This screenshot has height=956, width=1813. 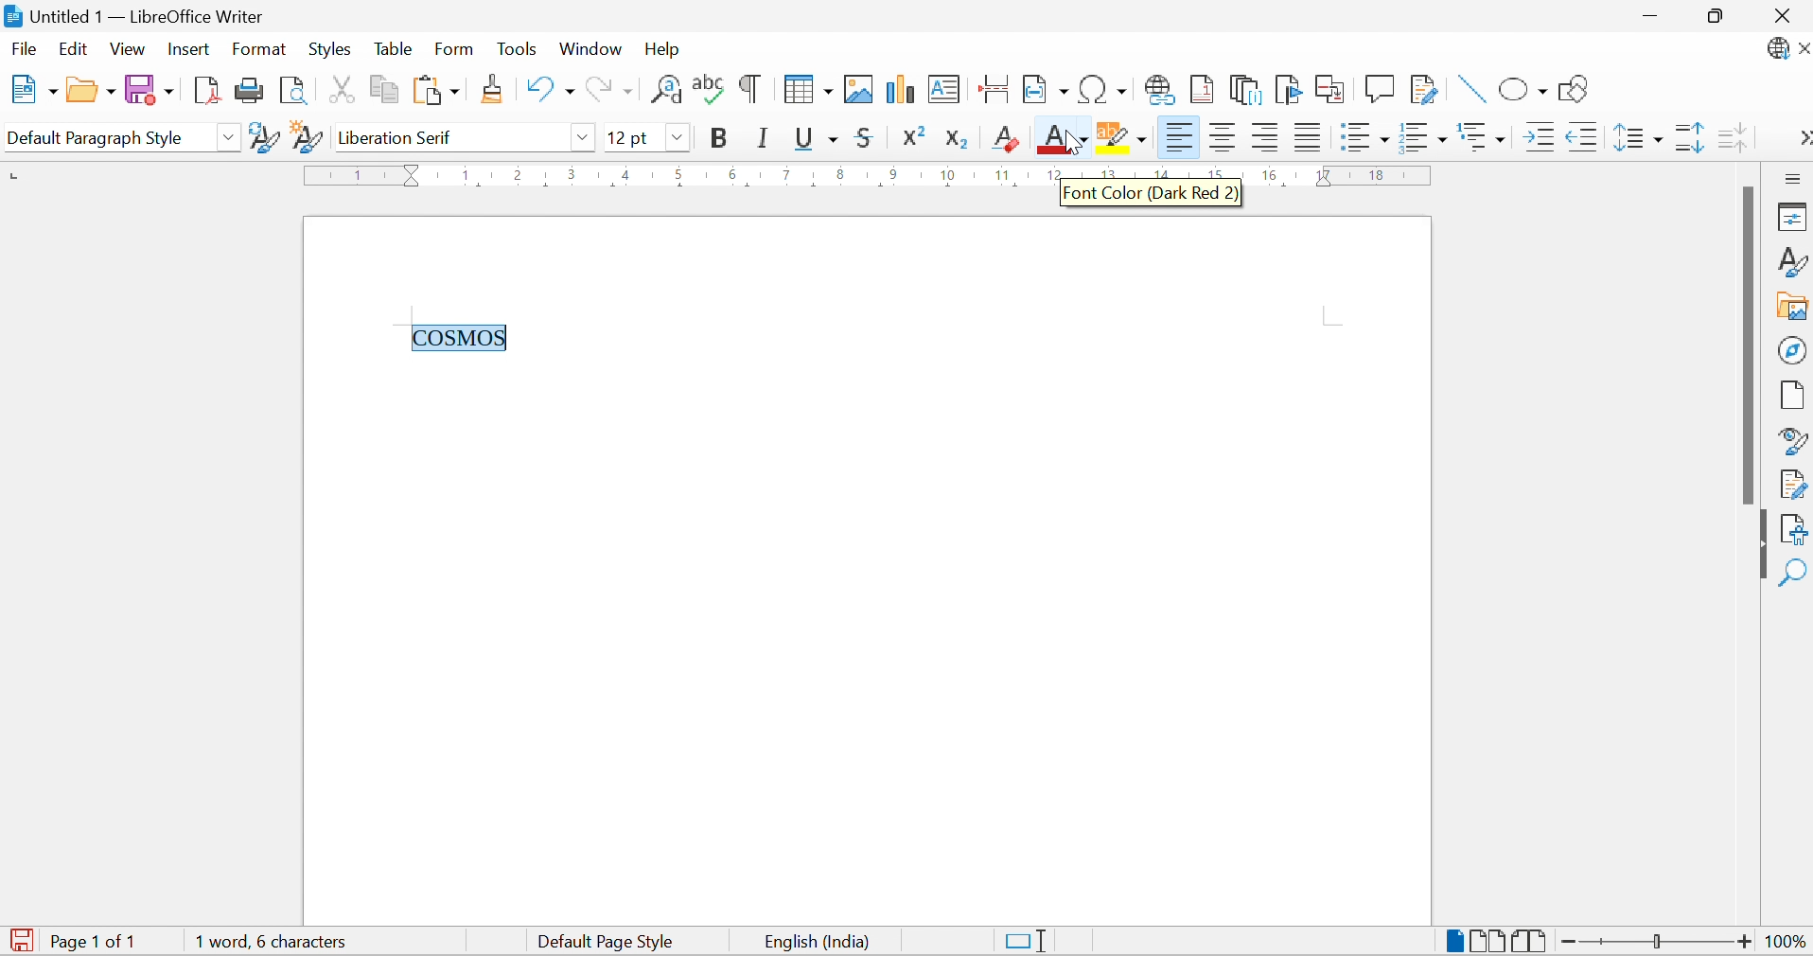 I want to click on Zoom In, so click(x=1743, y=944).